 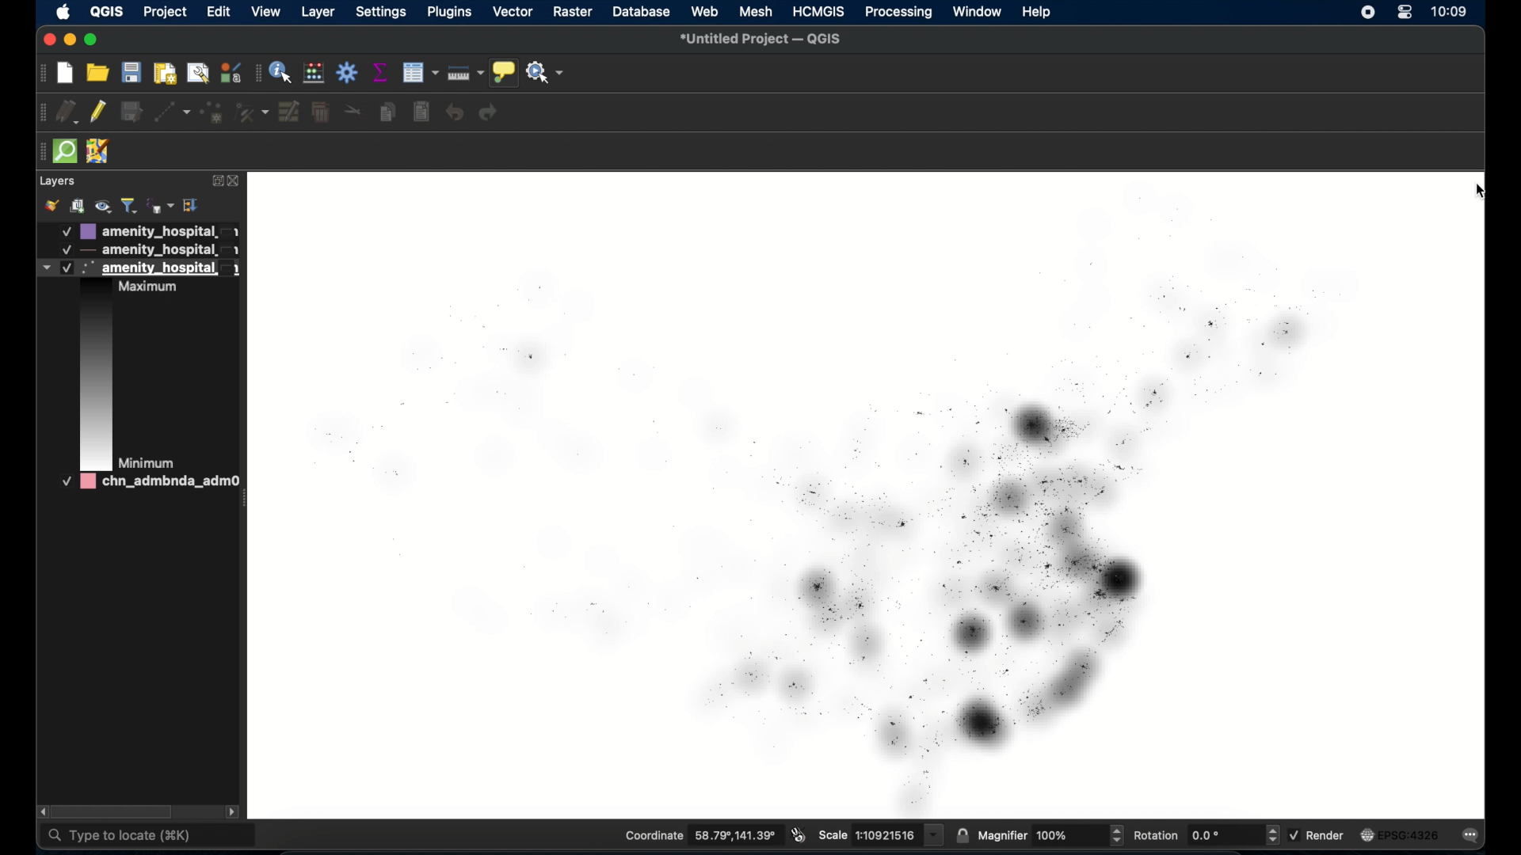 I want to click on untitled project - QGIS, so click(x=757, y=40).